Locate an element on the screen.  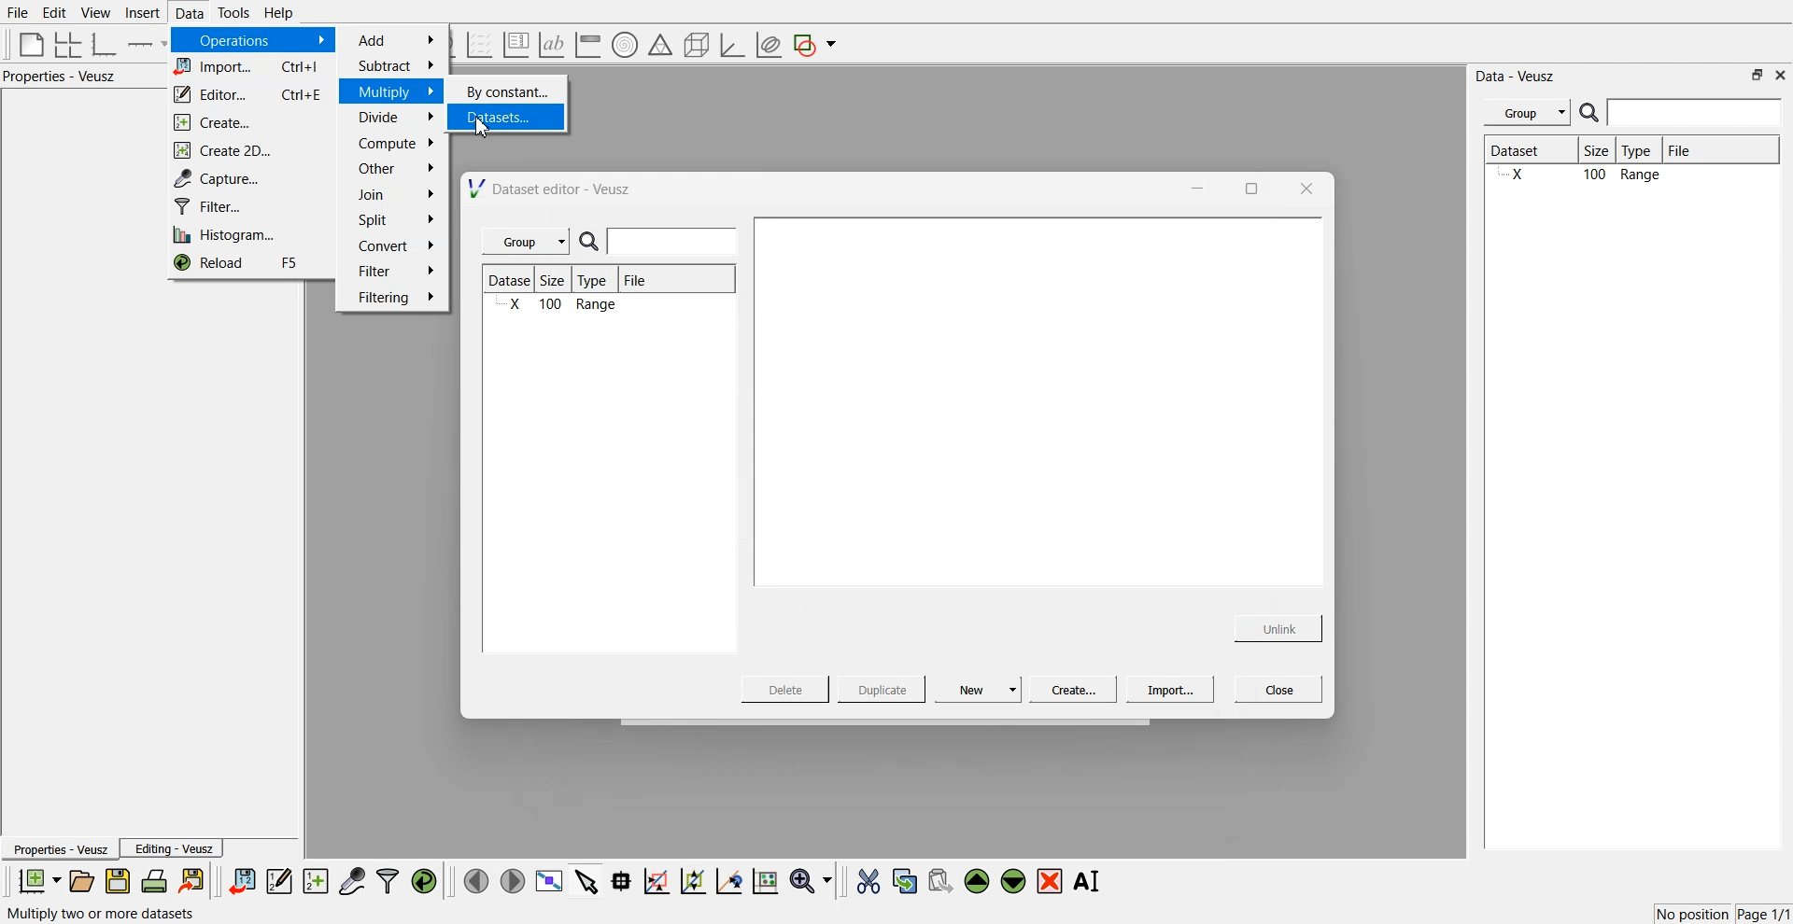
Filter... is located at coordinates (247, 207).